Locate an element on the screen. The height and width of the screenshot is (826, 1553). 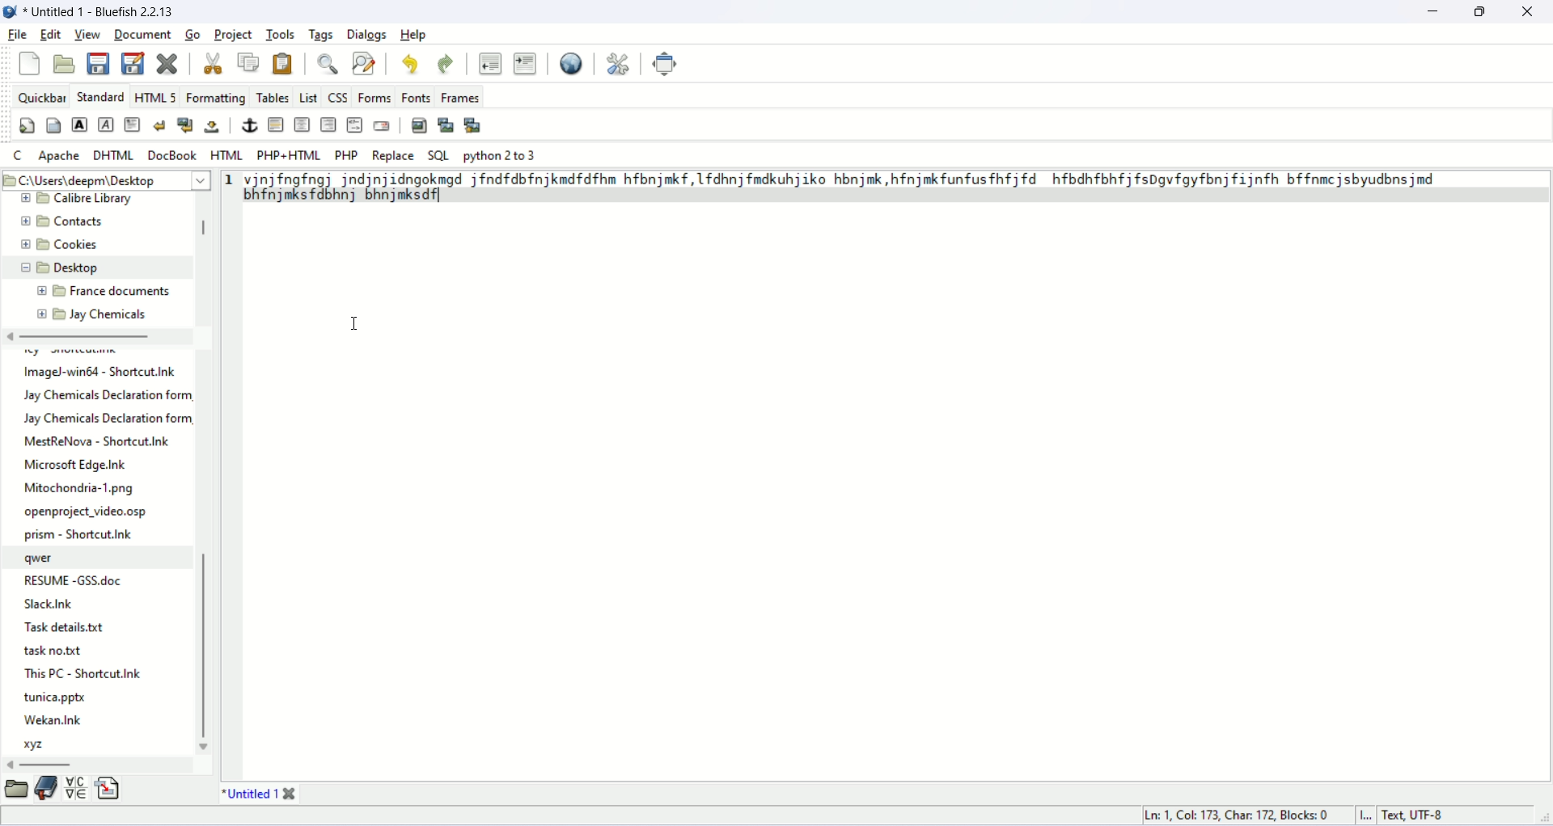
close current file is located at coordinates (166, 62).